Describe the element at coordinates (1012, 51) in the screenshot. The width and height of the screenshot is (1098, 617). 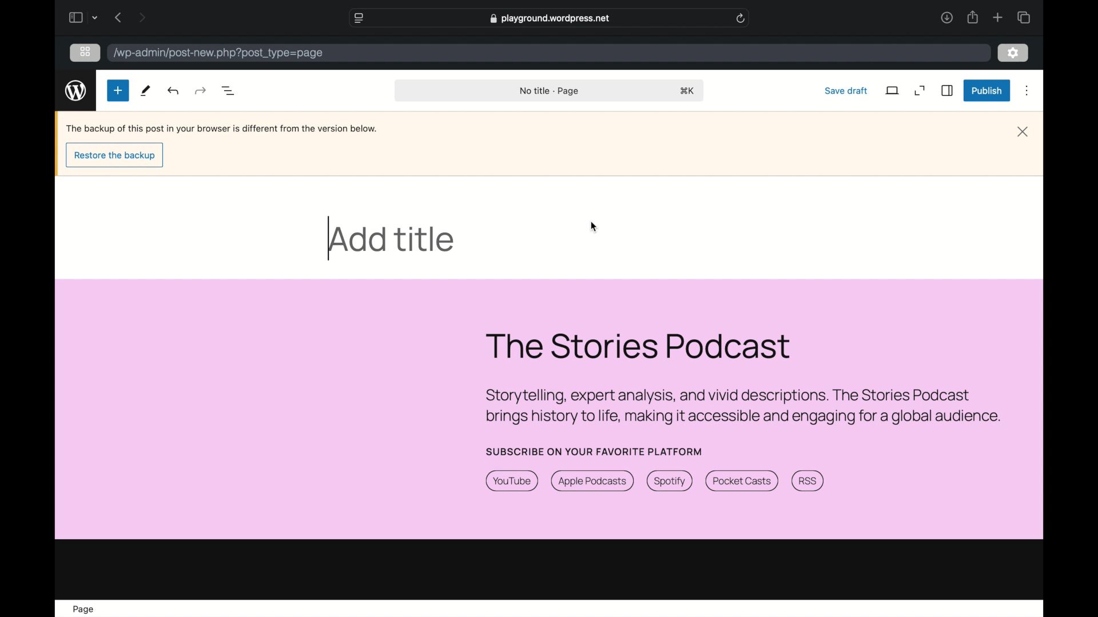
I see `settings` at that location.